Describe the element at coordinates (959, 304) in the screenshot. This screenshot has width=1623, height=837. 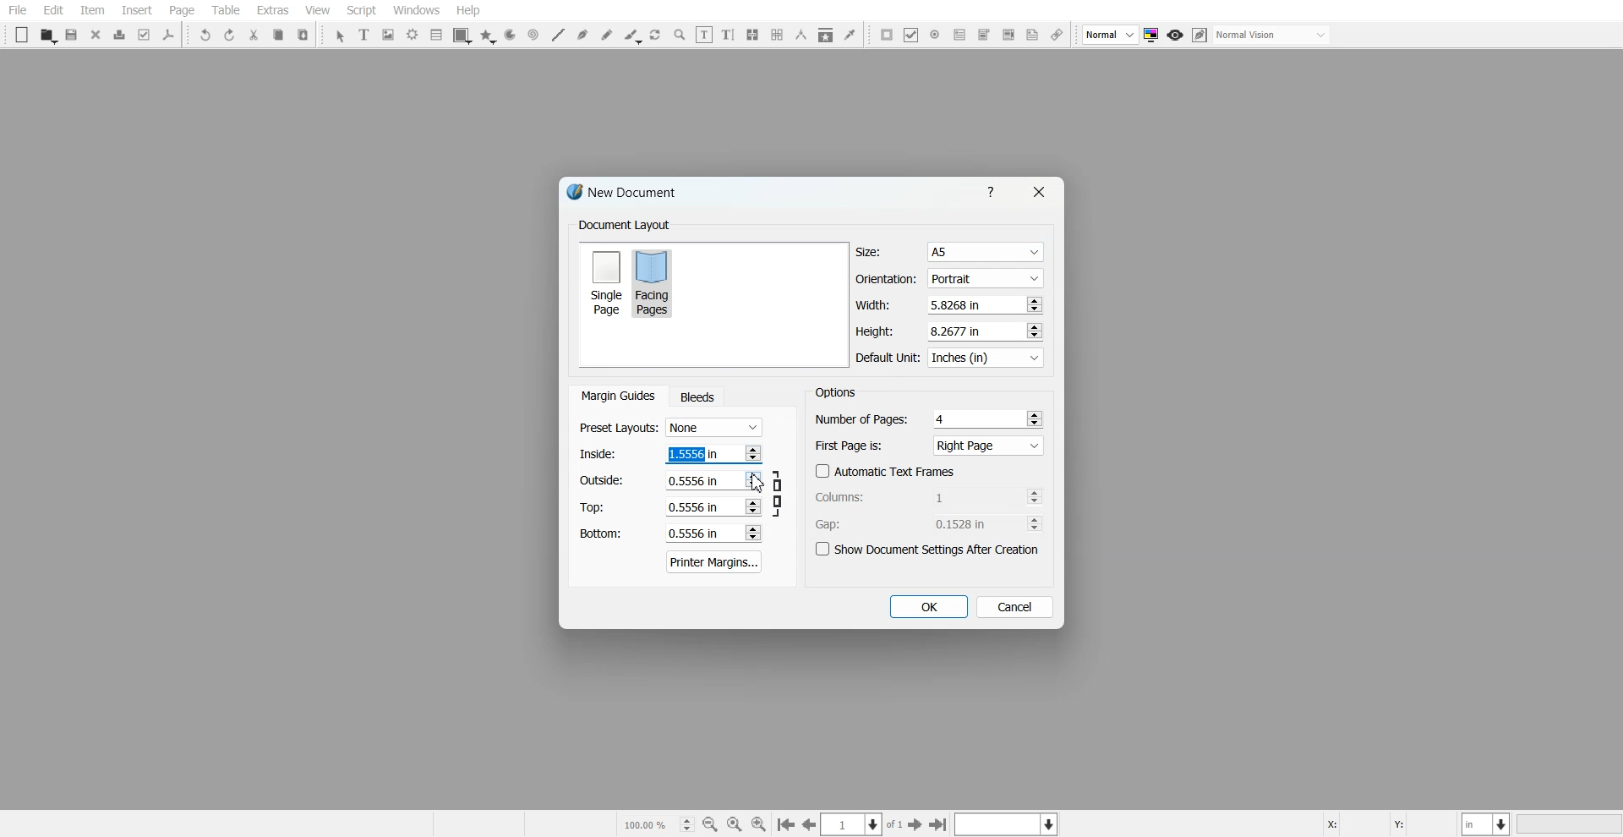
I see `5.8268 in` at that location.